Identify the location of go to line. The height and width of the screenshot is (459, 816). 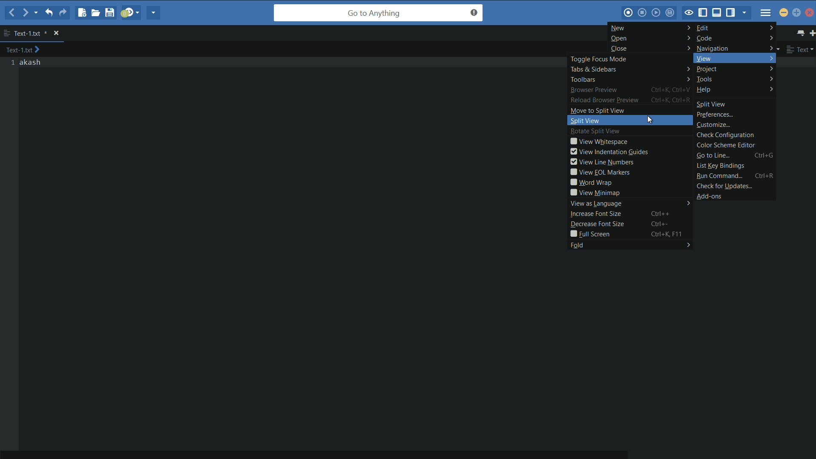
(735, 155).